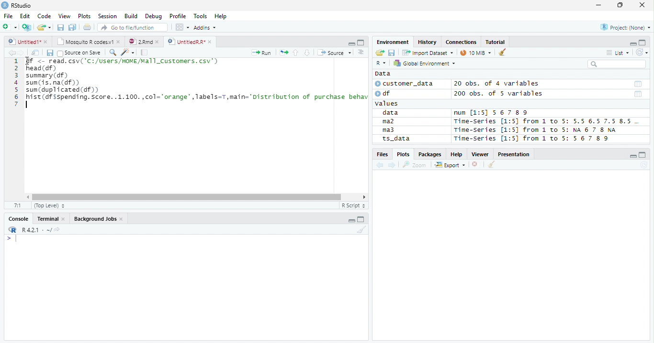  Describe the element at coordinates (307, 53) in the screenshot. I see `Down` at that location.